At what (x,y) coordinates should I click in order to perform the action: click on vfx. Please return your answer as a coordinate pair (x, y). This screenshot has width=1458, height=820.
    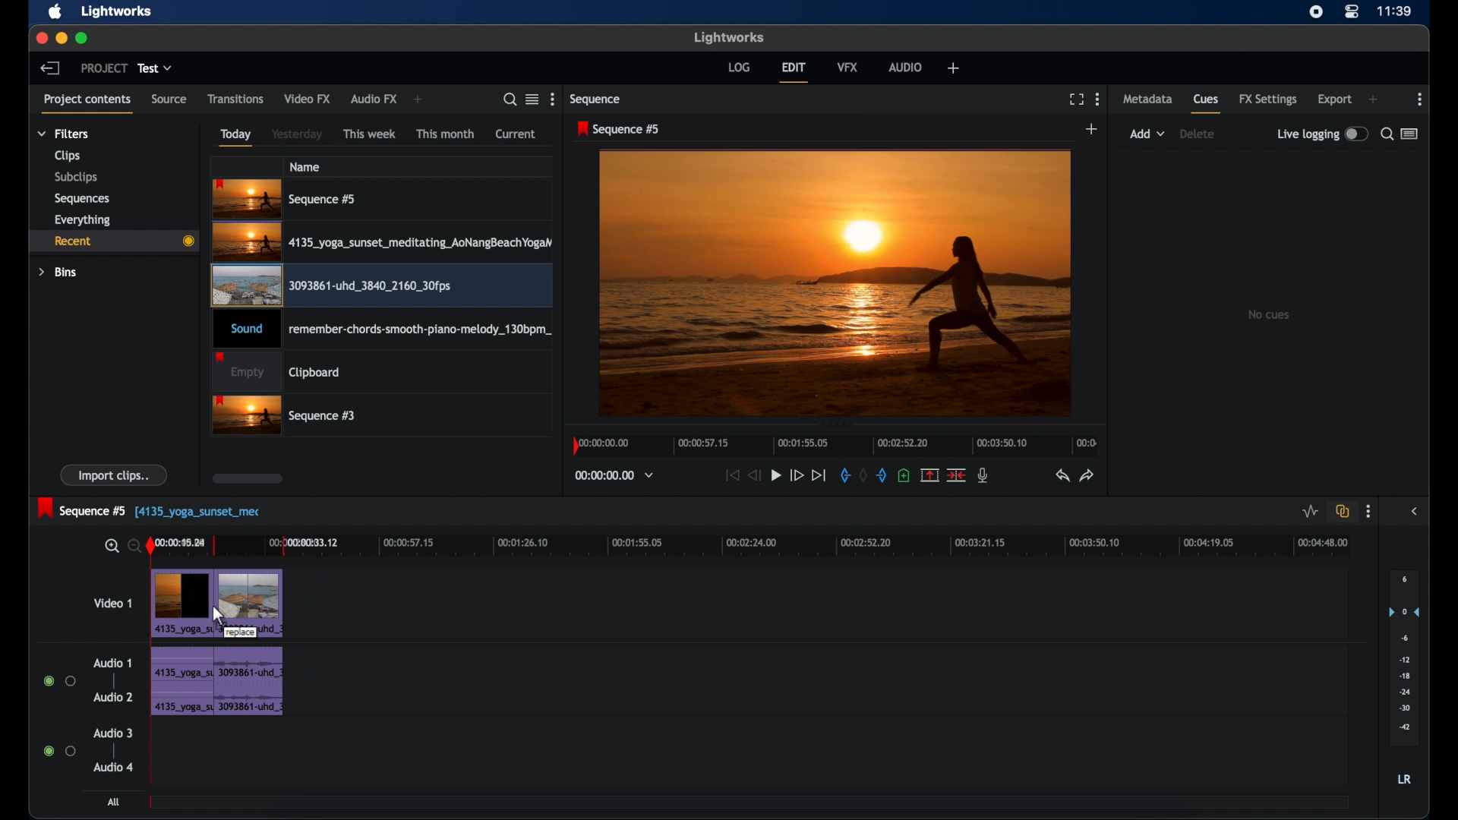
    Looking at the image, I should click on (848, 68).